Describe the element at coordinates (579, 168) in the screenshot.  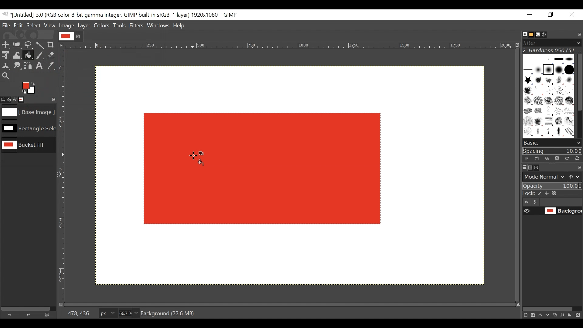
I see `configure this tab` at that location.